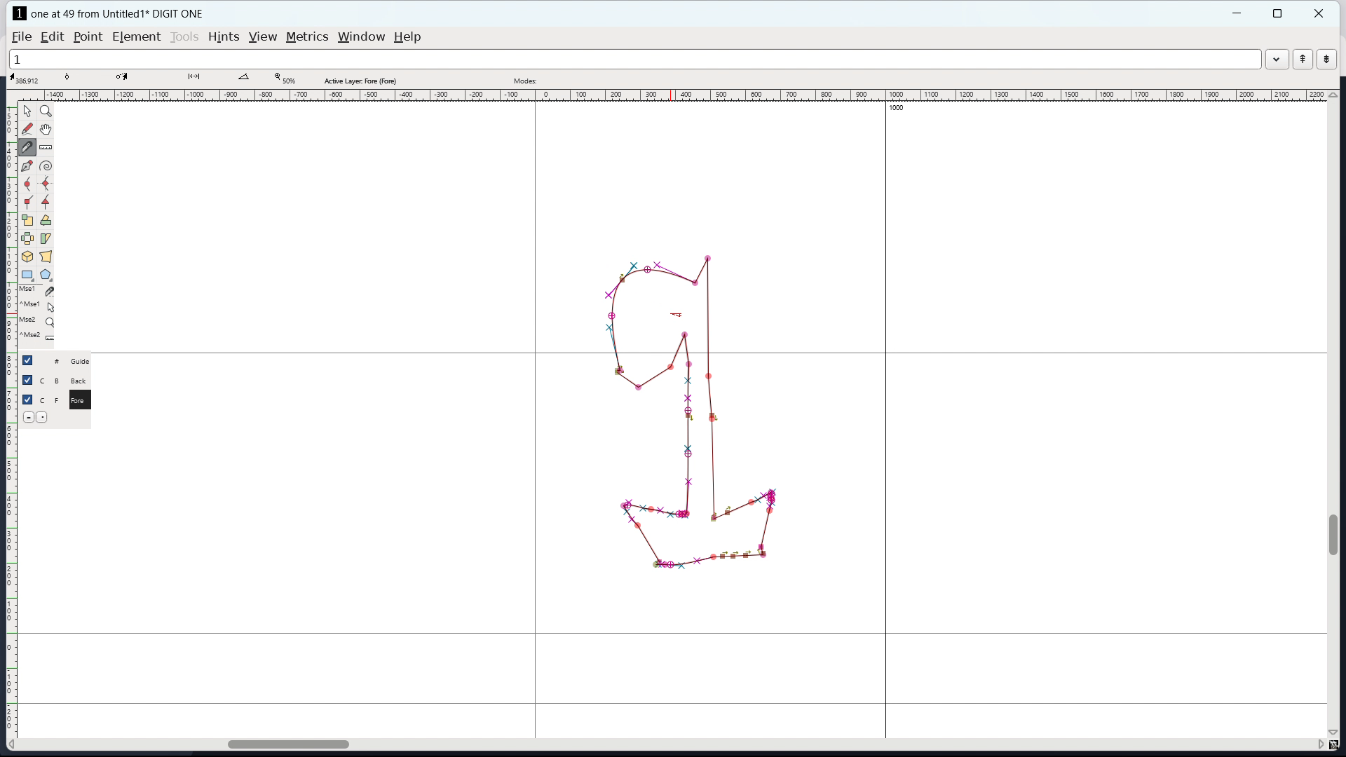 The width and height of the screenshot is (1346, 757). Describe the element at coordinates (89, 37) in the screenshot. I see `point` at that location.